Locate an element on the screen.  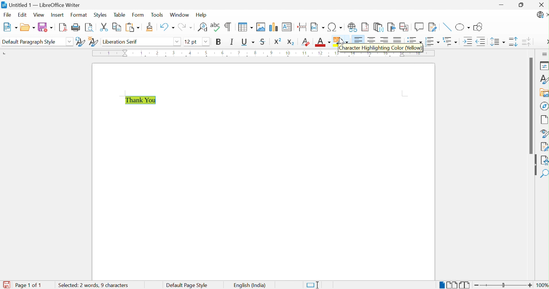
Find is located at coordinates (544, 174).